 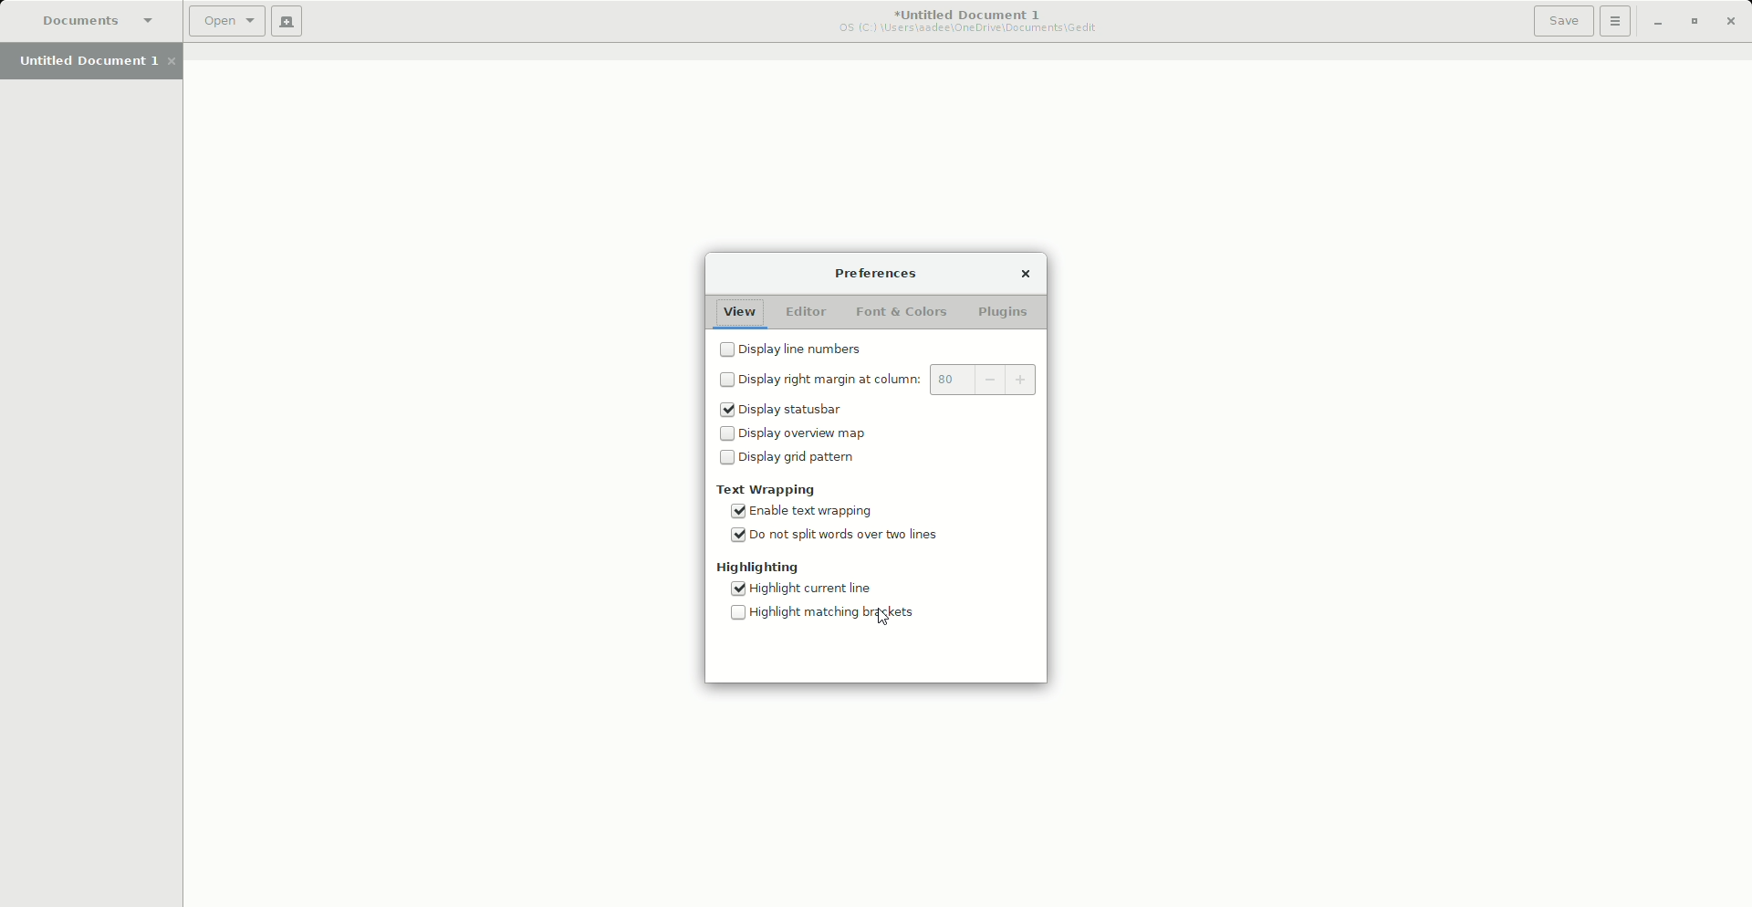 What do you see at coordinates (874, 273) in the screenshot?
I see `Preferences` at bounding box center [874, 273].